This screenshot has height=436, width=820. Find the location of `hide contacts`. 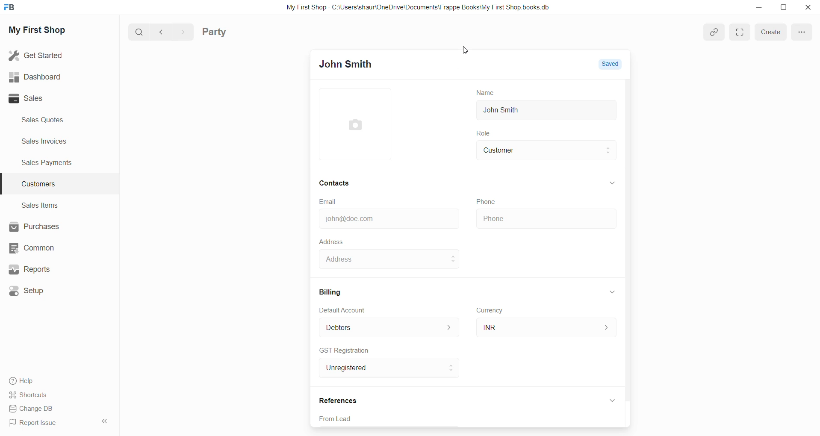

hide contacts is located at coordinates (614, 183).